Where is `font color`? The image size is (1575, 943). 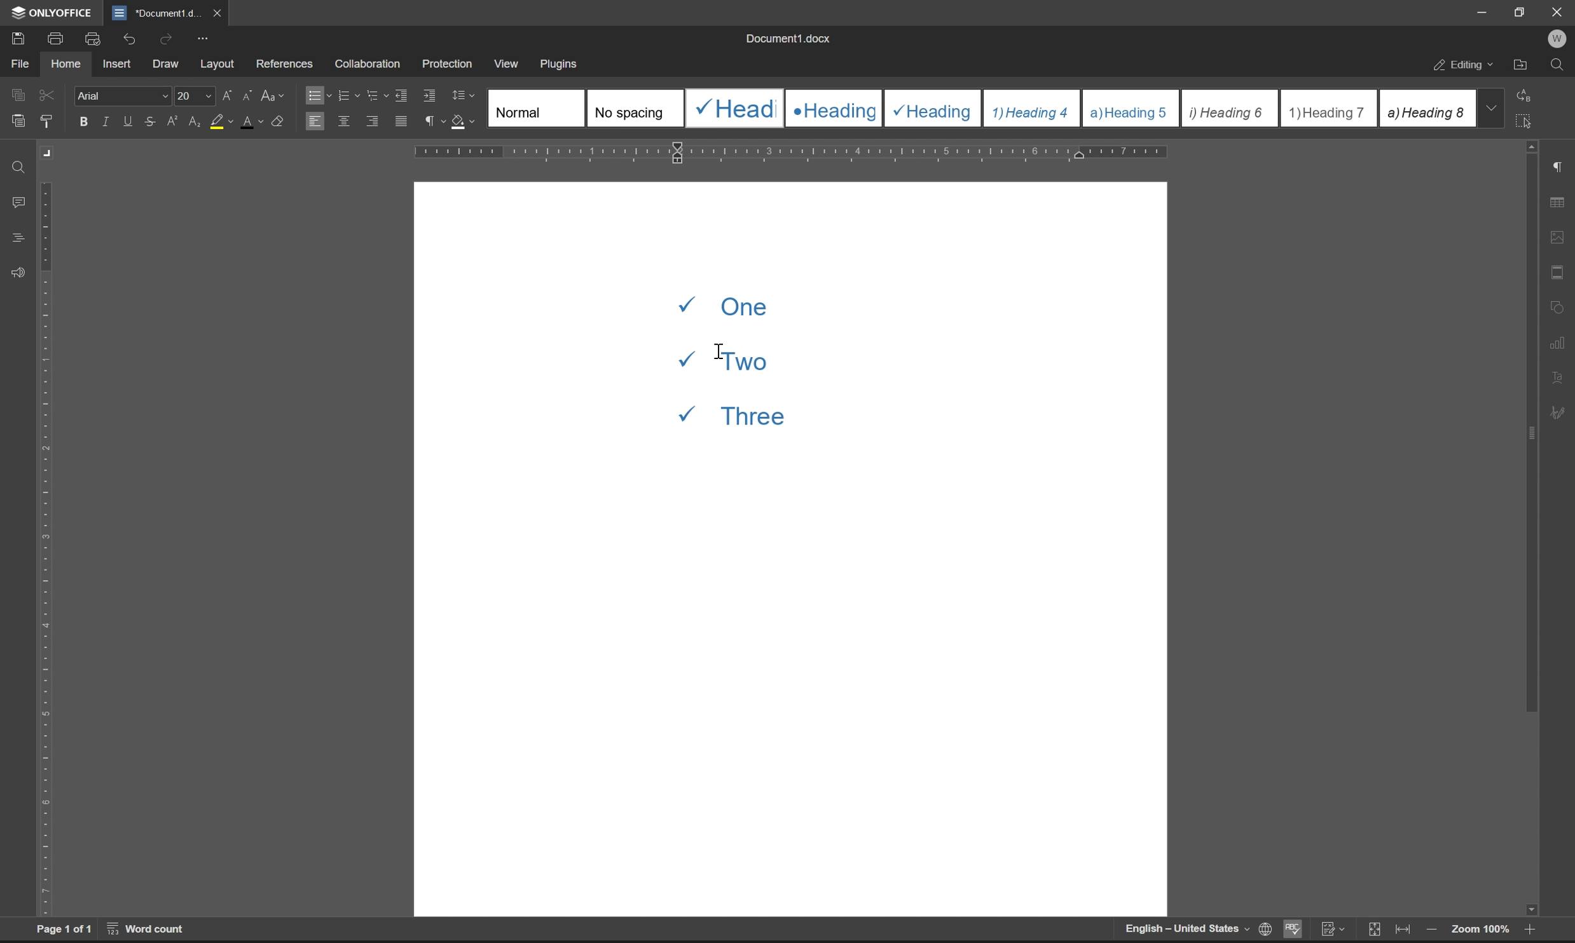 font color is located at coordinates (252, 121).